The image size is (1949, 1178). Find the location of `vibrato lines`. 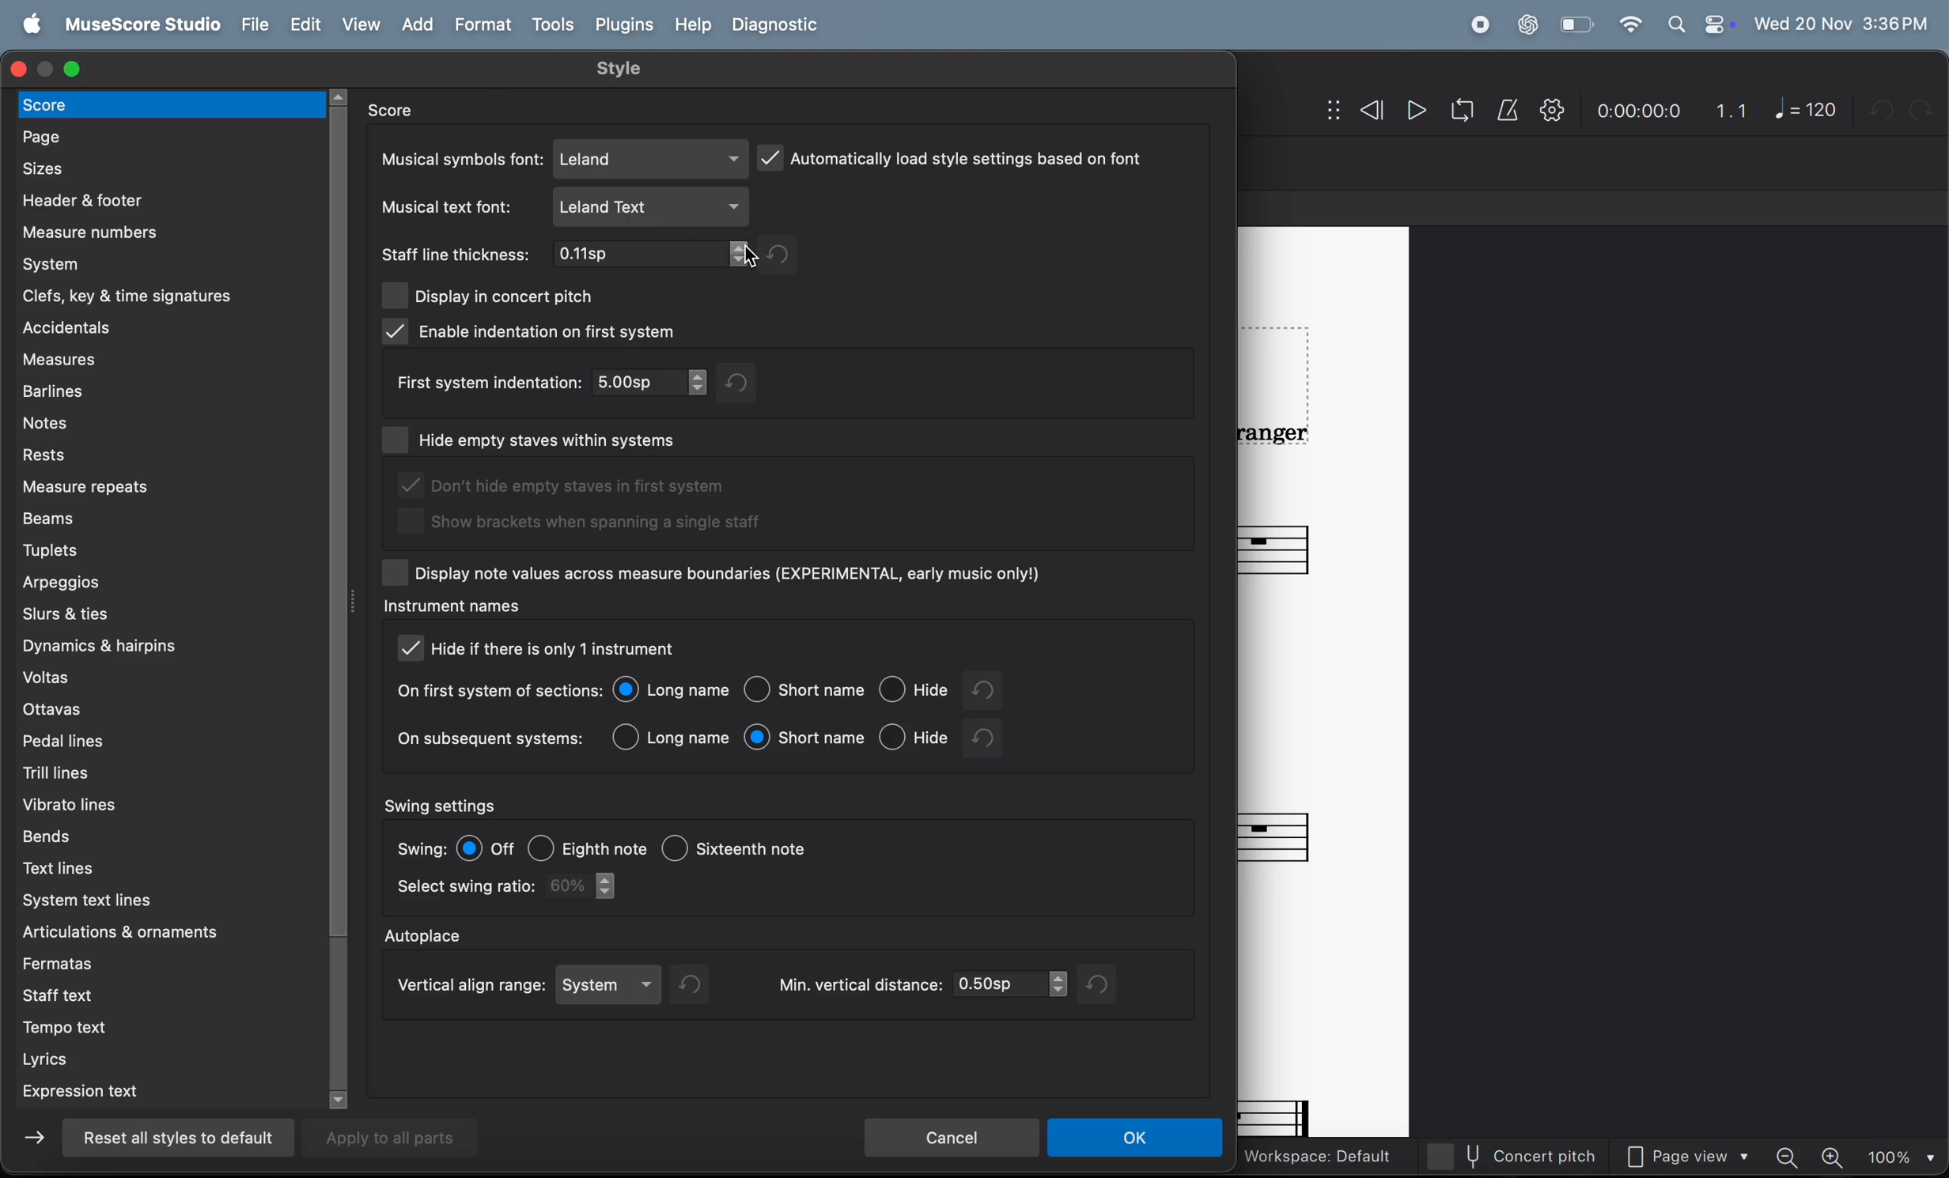

vibrato lines is located at coordinates (150, 801).